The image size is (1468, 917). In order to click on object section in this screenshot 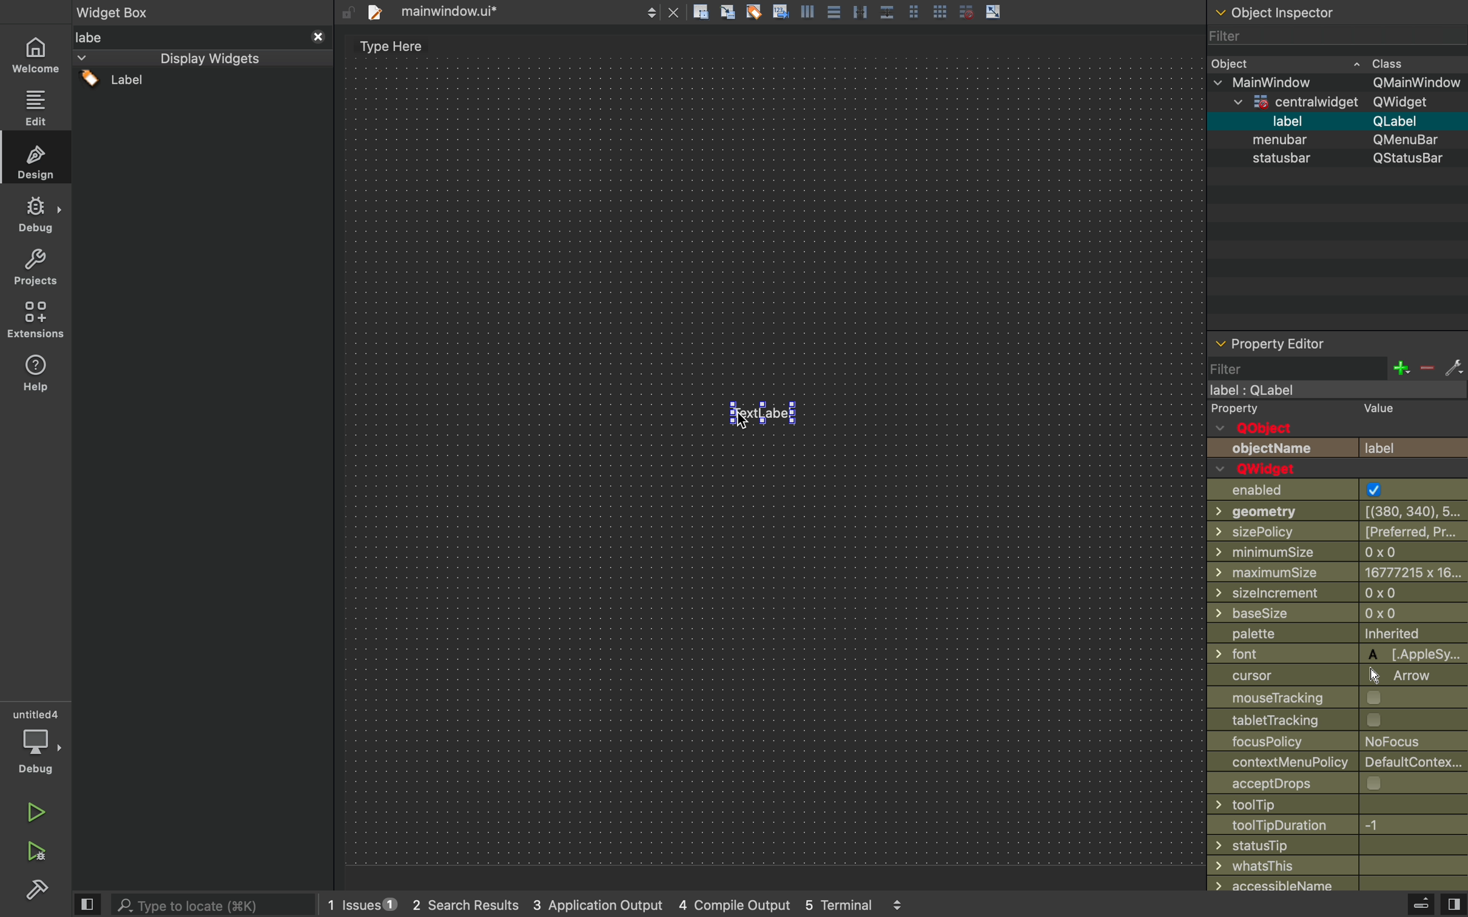, I will do `click(1334, 14)`.